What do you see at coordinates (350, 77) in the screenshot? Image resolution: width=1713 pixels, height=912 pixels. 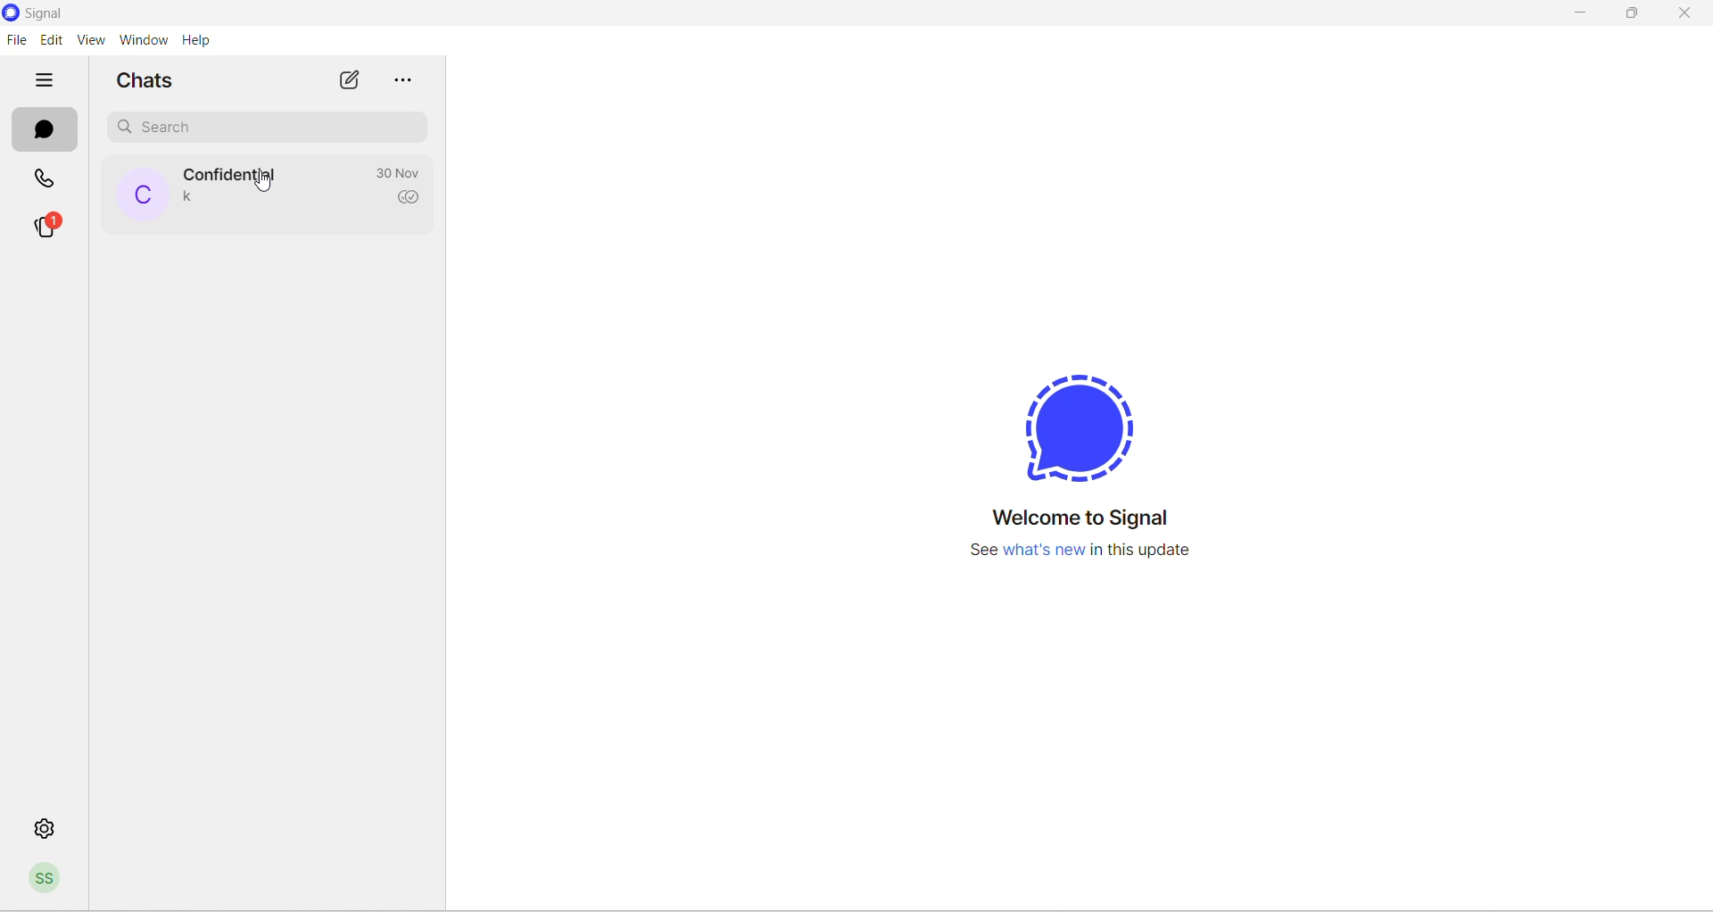 I see `new chats` at bounding box center [350, 77].